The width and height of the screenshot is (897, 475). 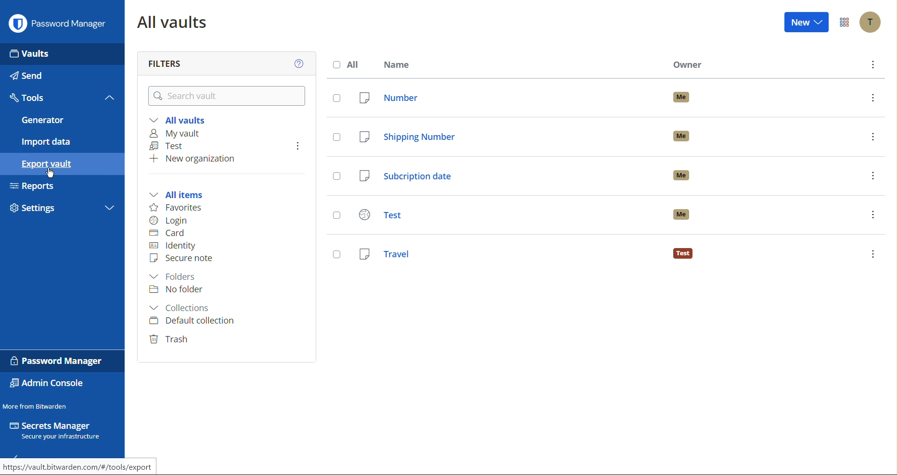 I want to click on Default collection, so click(x=192, y=322).